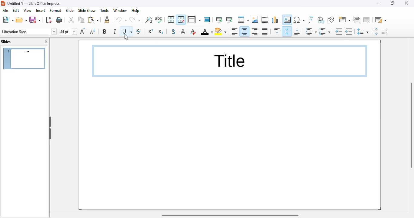 This screenshot has height=218, width=414. I want to click on align left, so click(234, 31).